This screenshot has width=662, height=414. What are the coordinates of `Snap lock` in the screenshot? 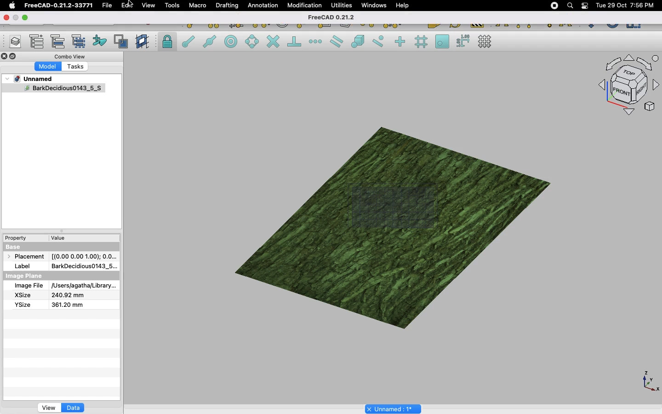 It's located at (168, 41).